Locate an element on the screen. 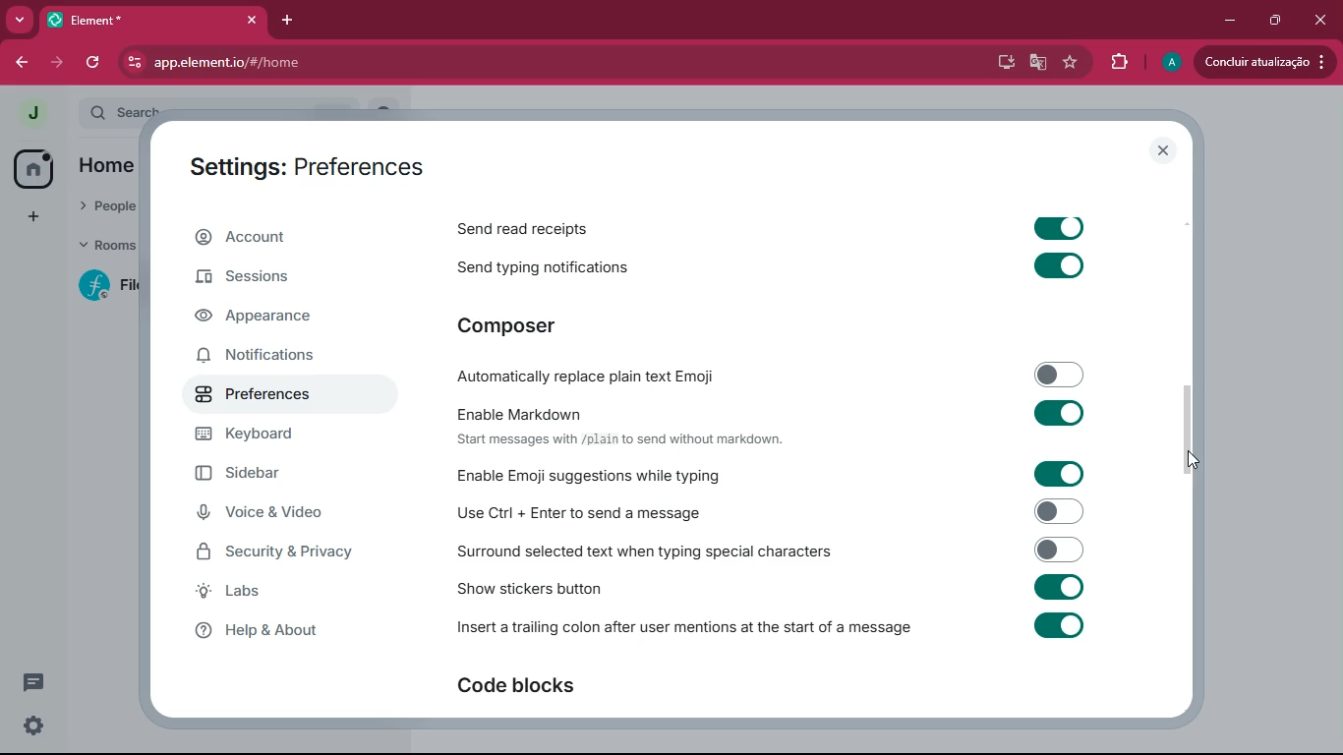 This screenshot has height=755, width=1343. google translate is located at coordinates (1037, 66).